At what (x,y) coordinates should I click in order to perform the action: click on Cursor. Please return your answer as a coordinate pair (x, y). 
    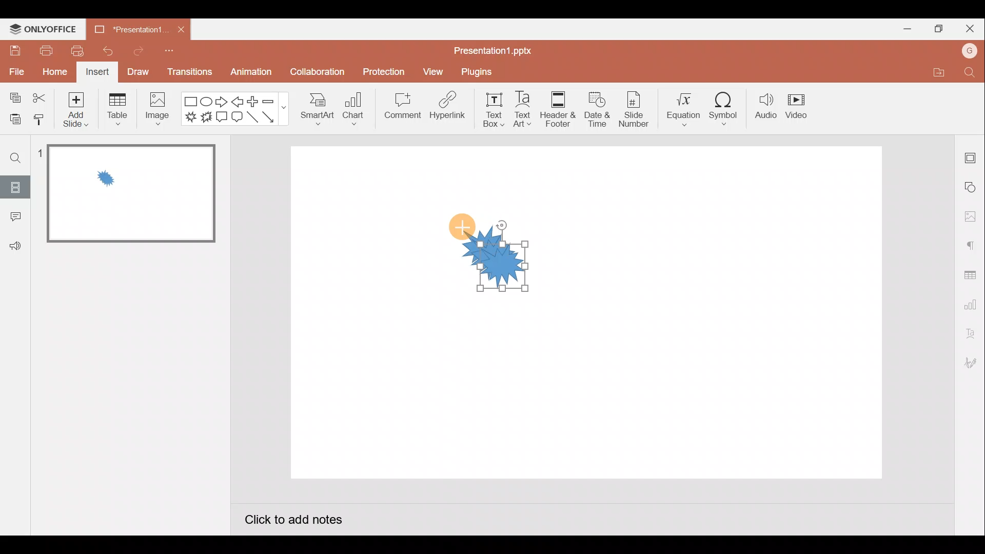
    Looking at the image, I should click on (456, 224).